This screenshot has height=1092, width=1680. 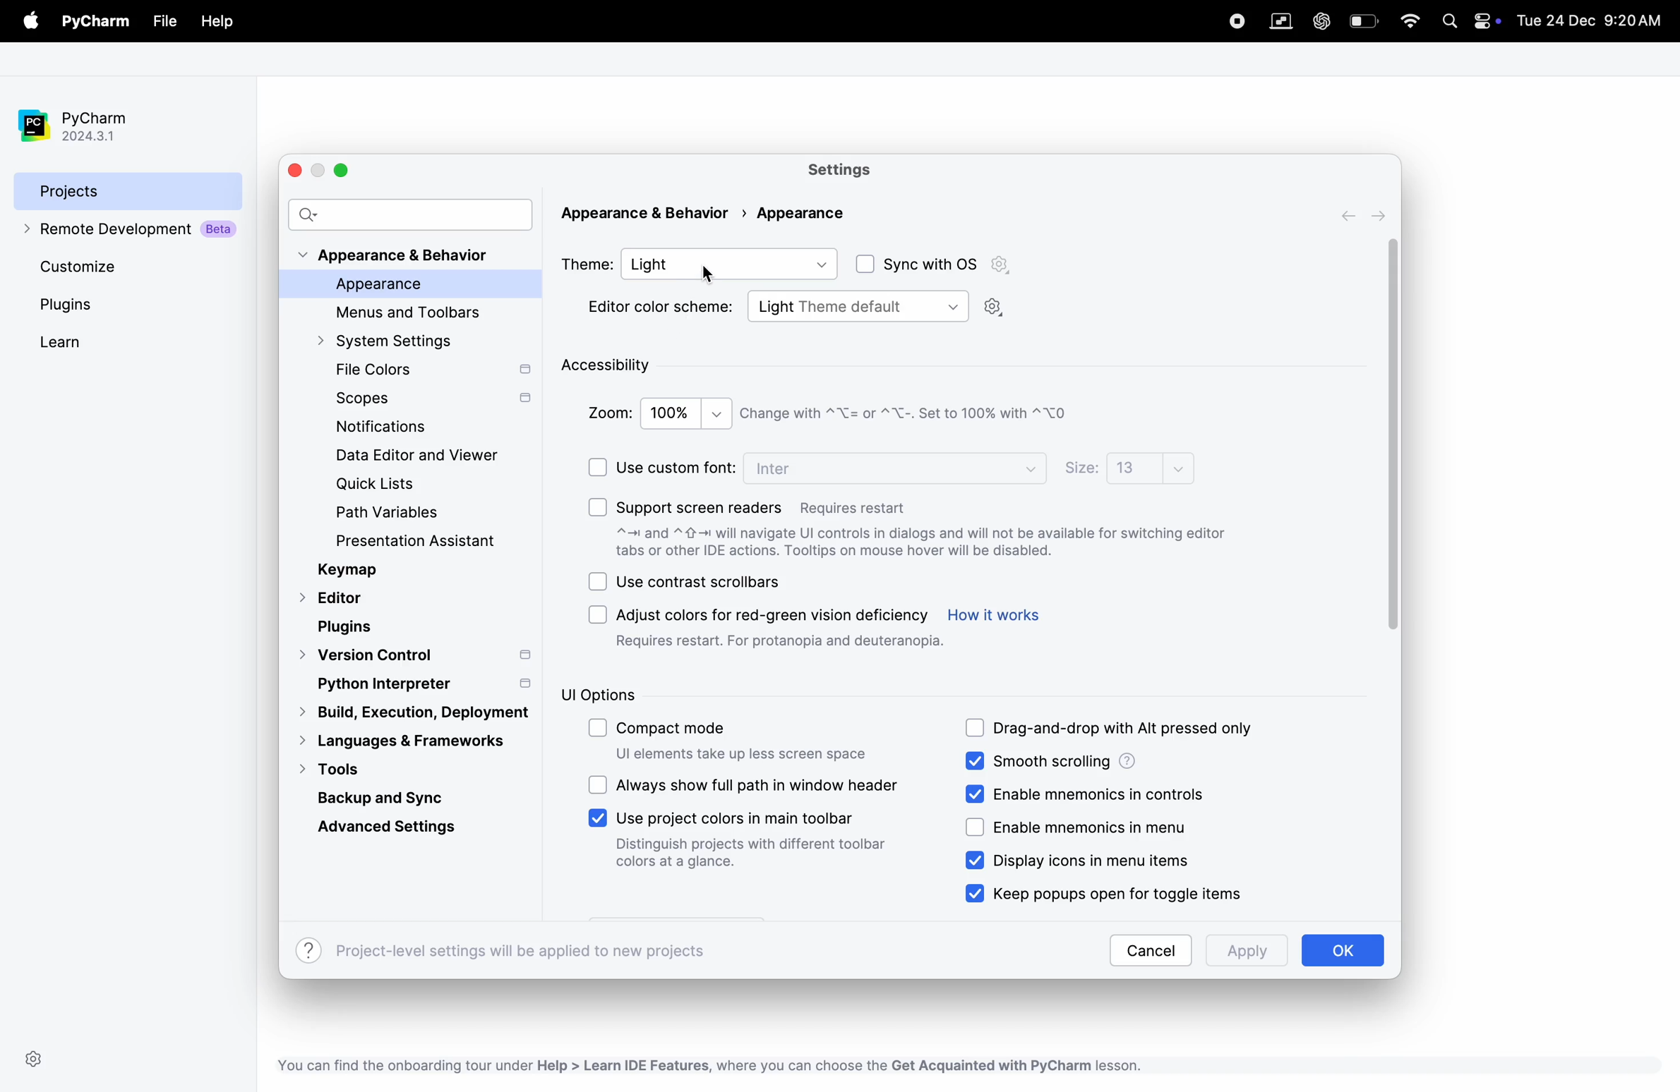 What do you see at coordinates (387, 485) in the screenshot?
I see `Quick lists` at bounding box center [387, 485].